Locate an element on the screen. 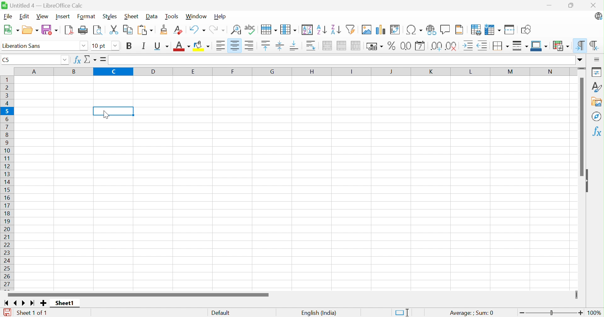  Format as Currency is located at coordinates (374, 47).